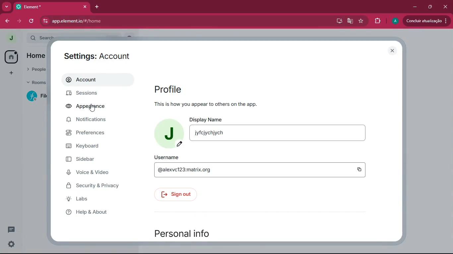 The width and height of the screenshot is (453, 254). Describe the element at coordinates (446, 7) in the screenshot. I see `close` at that location.